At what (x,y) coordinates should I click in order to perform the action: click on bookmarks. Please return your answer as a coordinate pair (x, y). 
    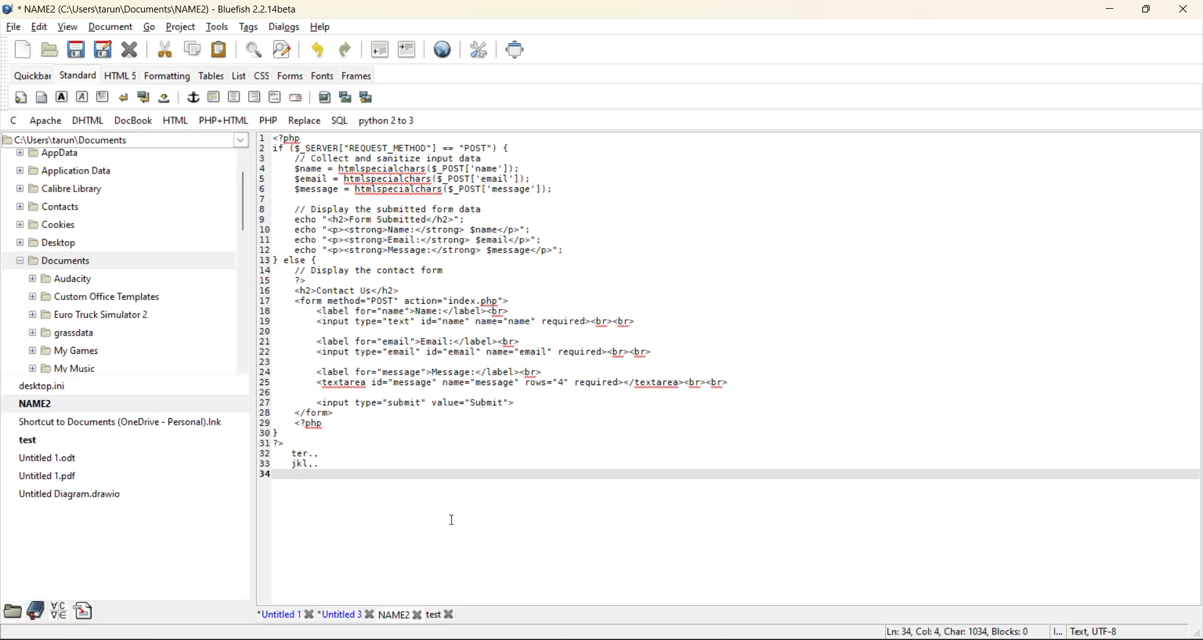
    Looking at the image, I should click on (34, 609).